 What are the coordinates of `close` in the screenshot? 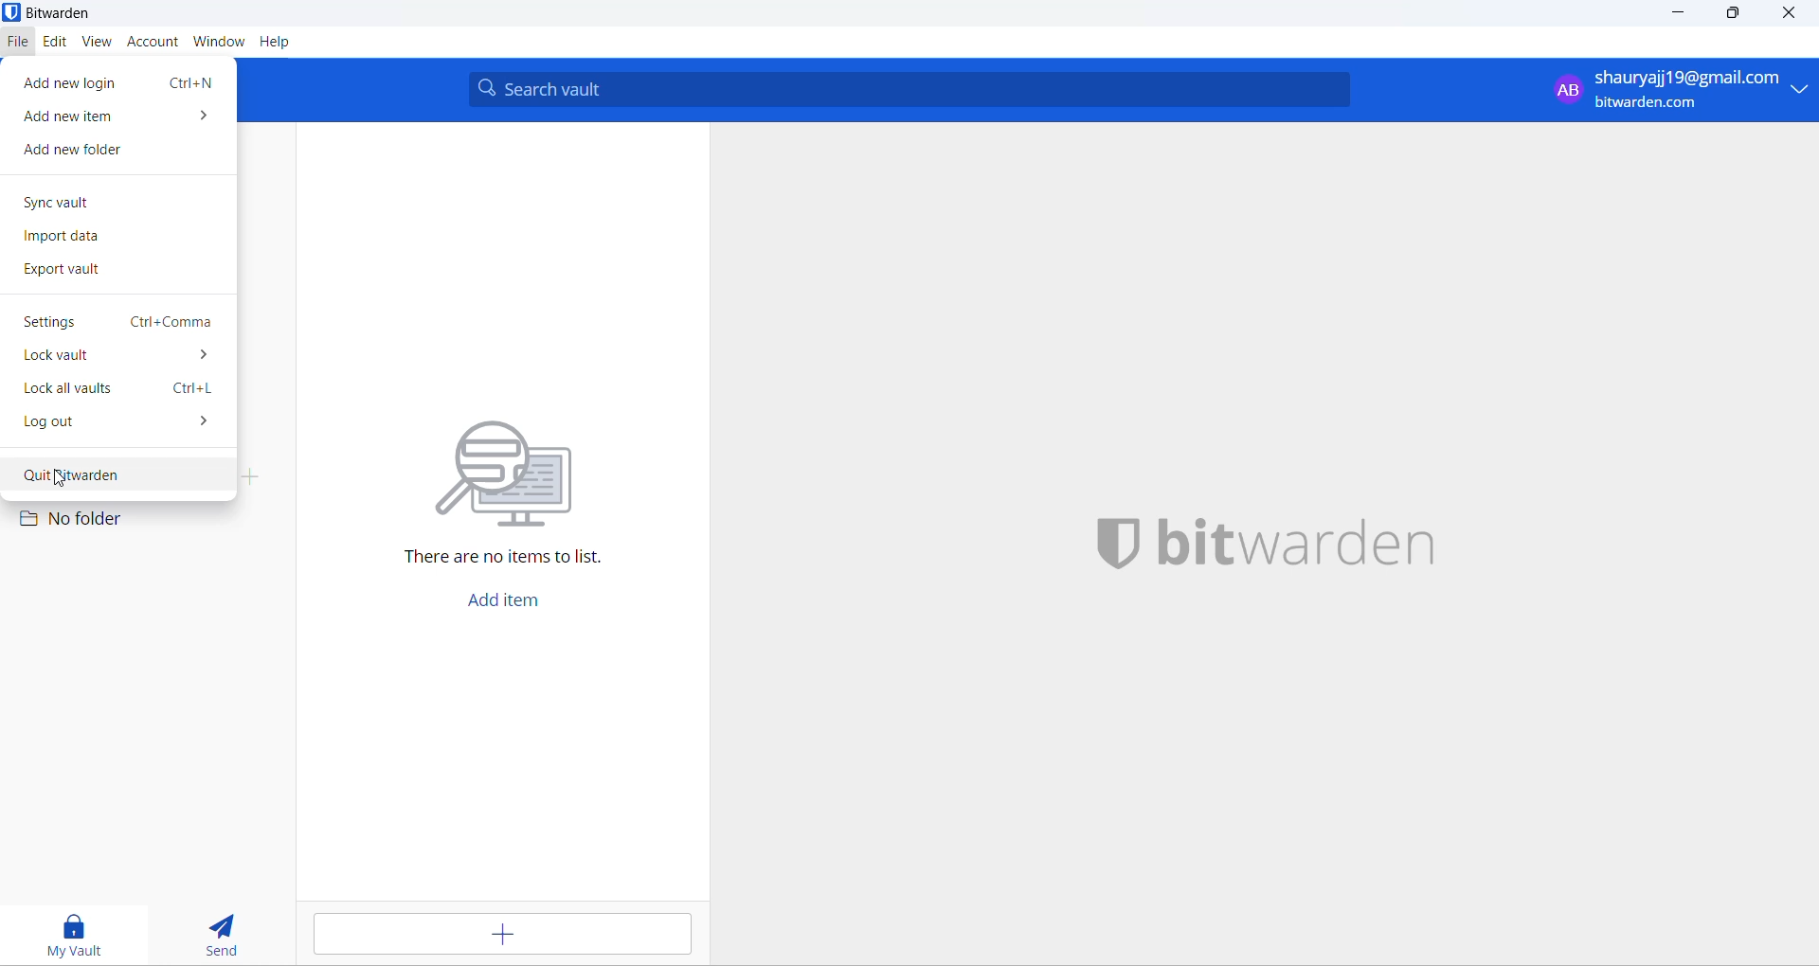 It's located at (1792, 16).